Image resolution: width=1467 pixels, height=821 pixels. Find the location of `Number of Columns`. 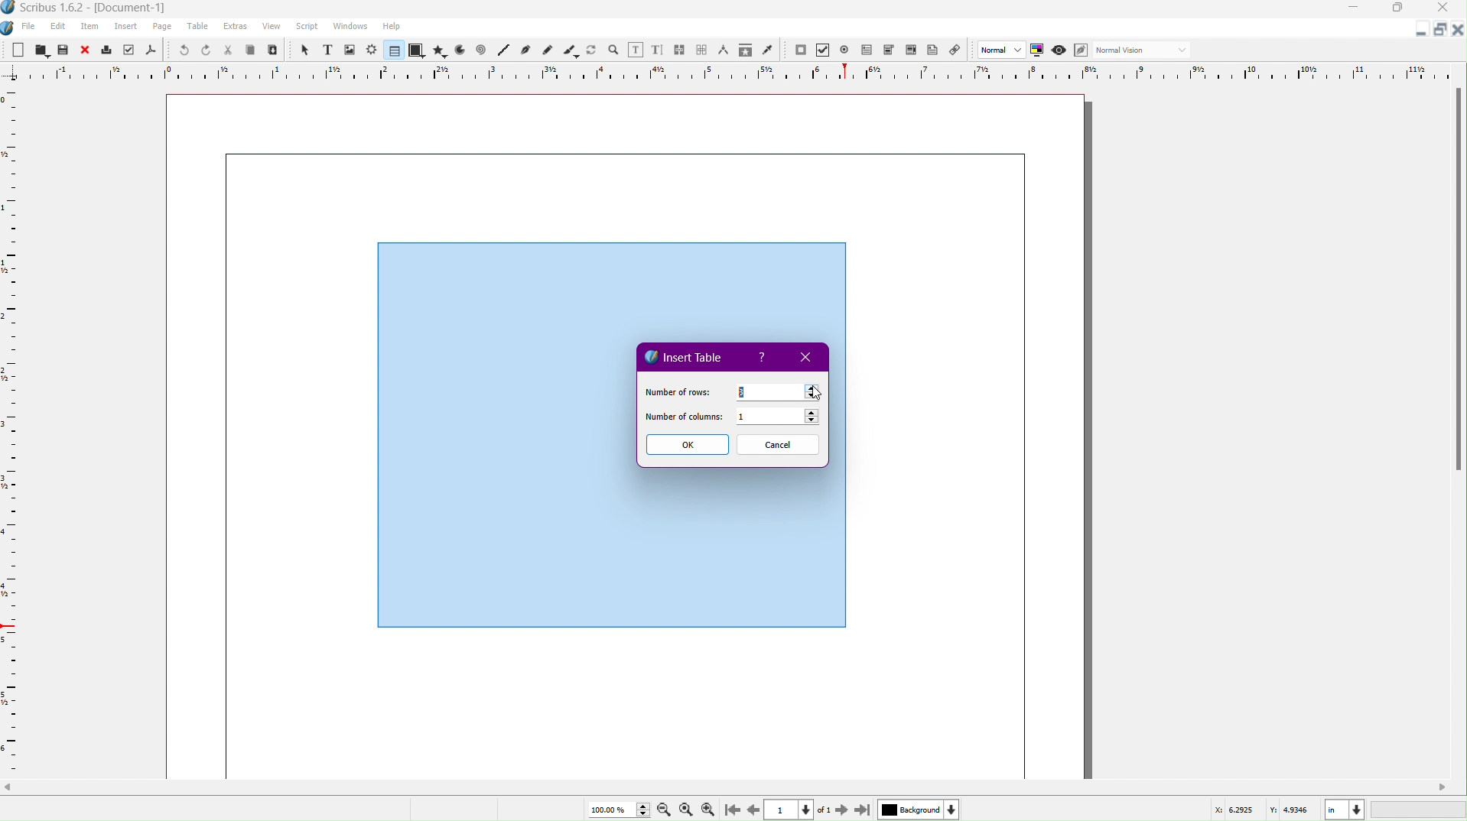

Number of Columns is located at coordinates (685, 418).